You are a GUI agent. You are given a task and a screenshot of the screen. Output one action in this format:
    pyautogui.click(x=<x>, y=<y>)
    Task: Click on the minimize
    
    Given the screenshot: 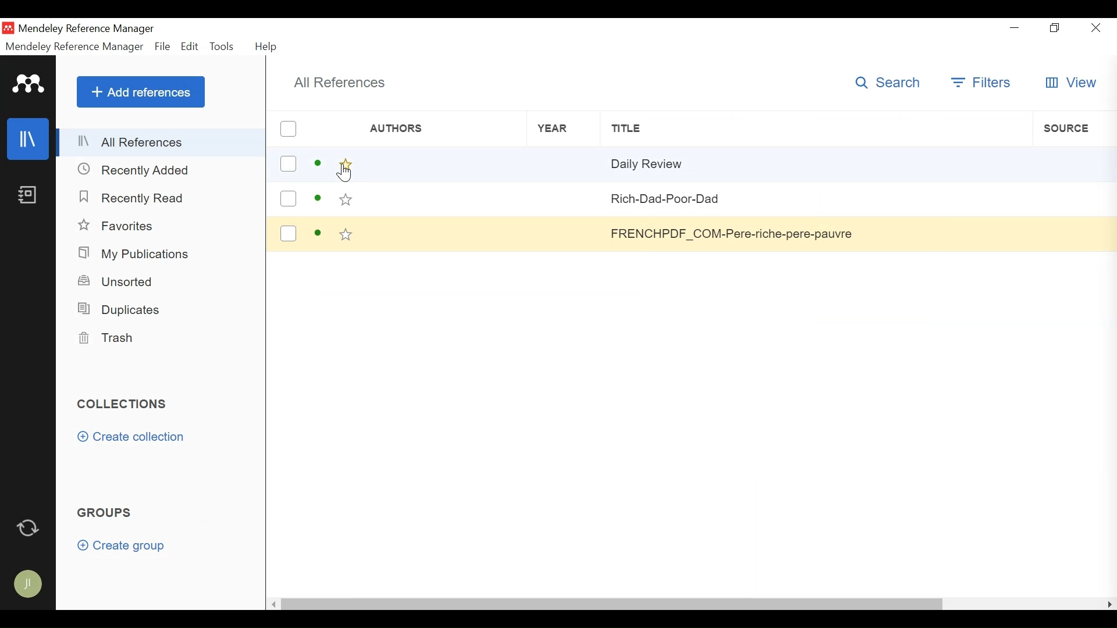 What is the action you would take?
    pyautogui.click(x=1015, y=27)
    